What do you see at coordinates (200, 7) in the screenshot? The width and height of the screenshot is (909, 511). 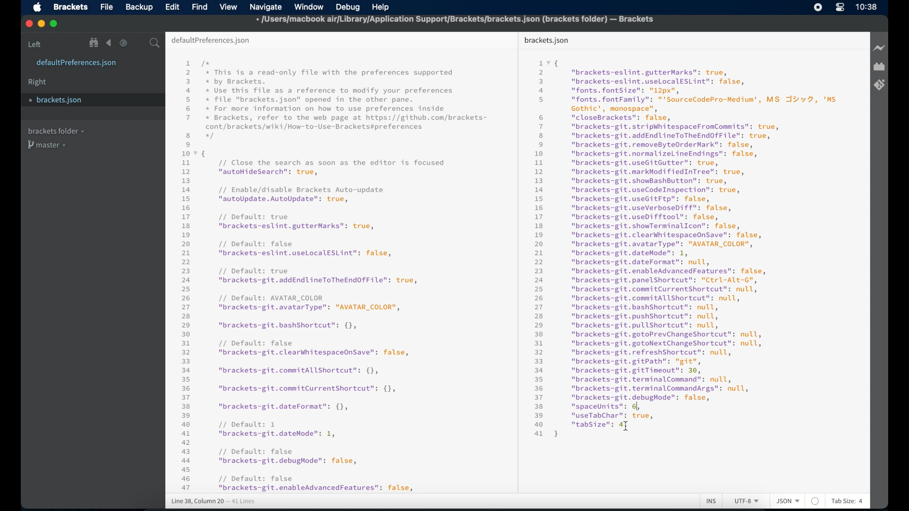 I see `find` at bounding box center [200, 7].